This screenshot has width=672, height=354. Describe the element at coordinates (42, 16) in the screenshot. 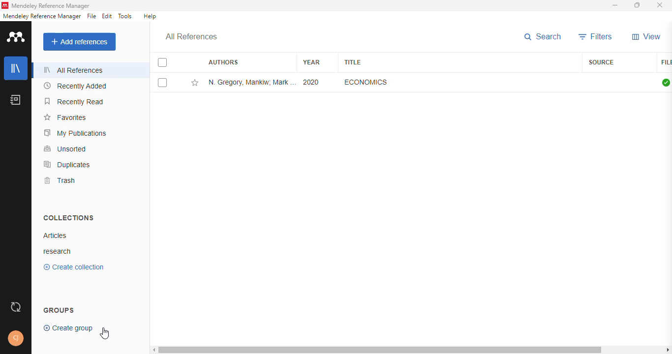

I see `mendeley reference manager` at that location.